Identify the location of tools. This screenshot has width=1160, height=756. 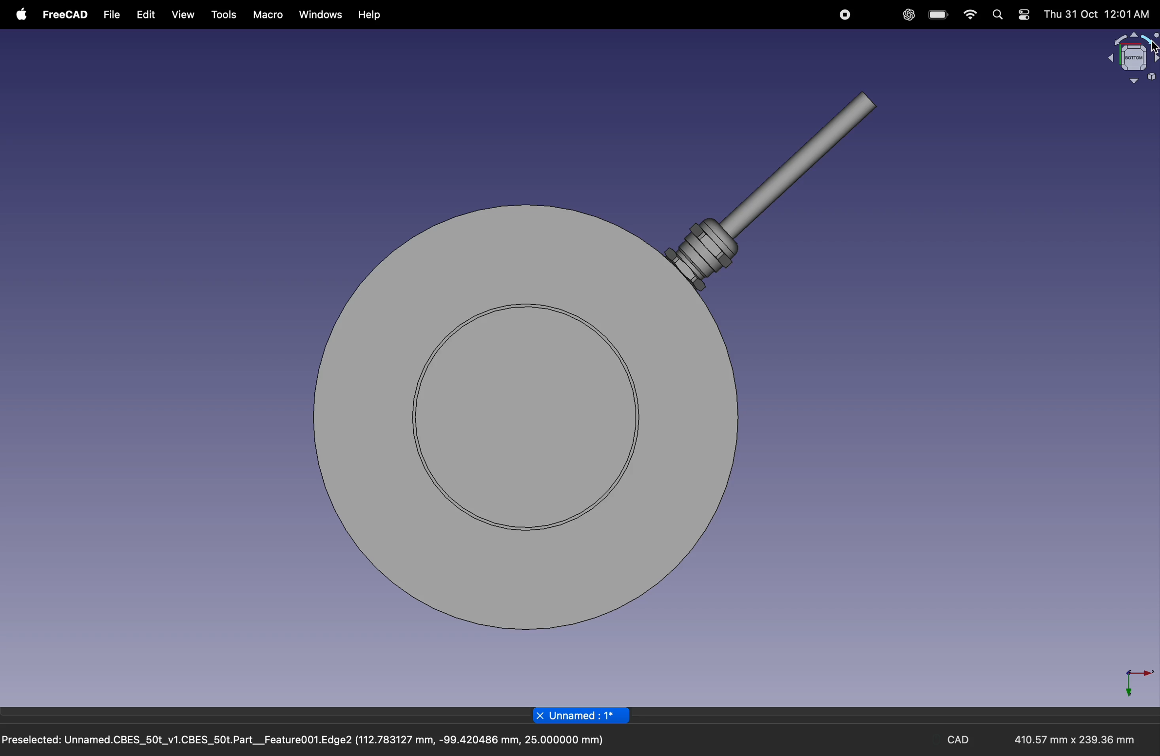
(223, 15).